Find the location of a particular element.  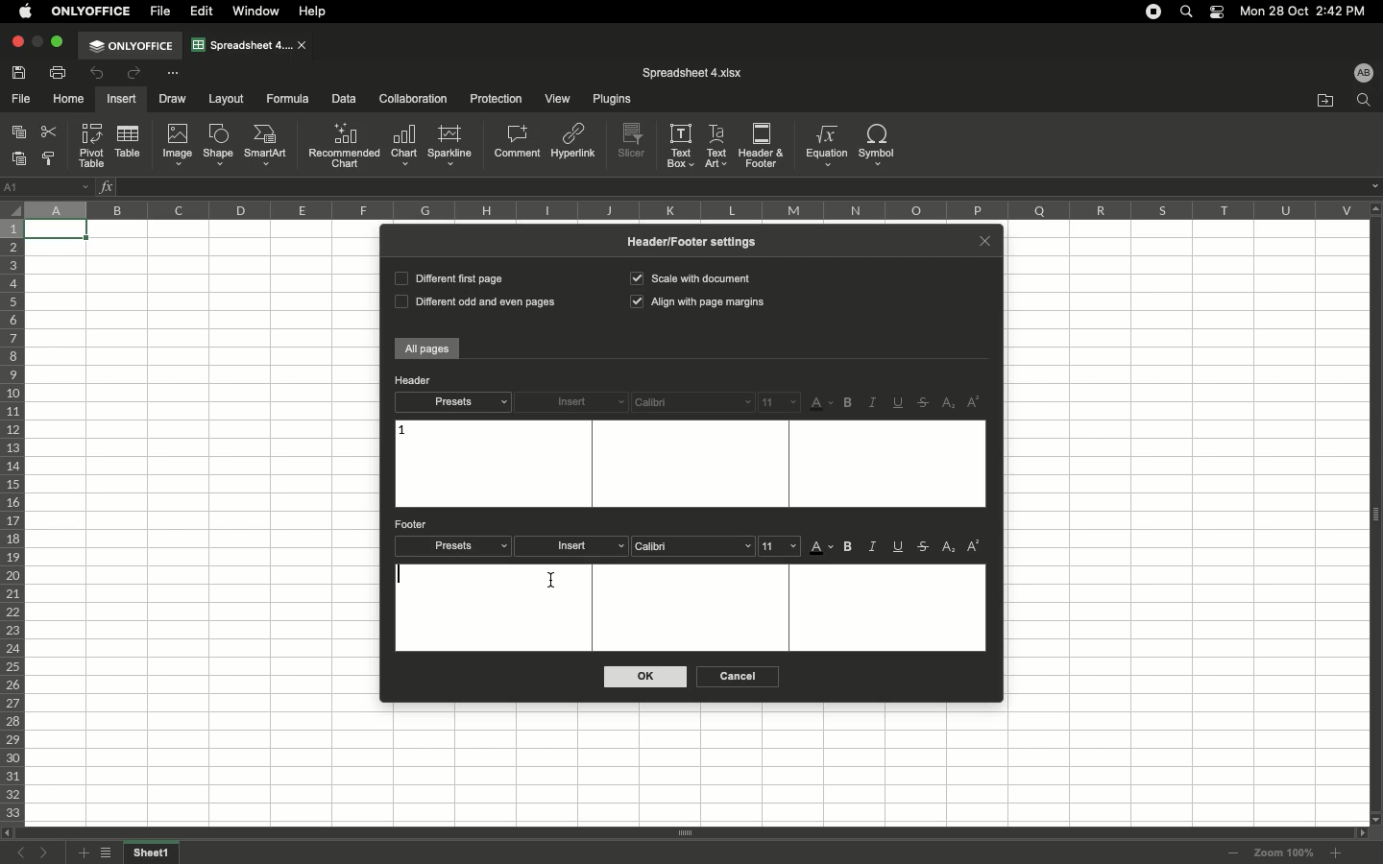

Font color is located at coordinates (822, 549).